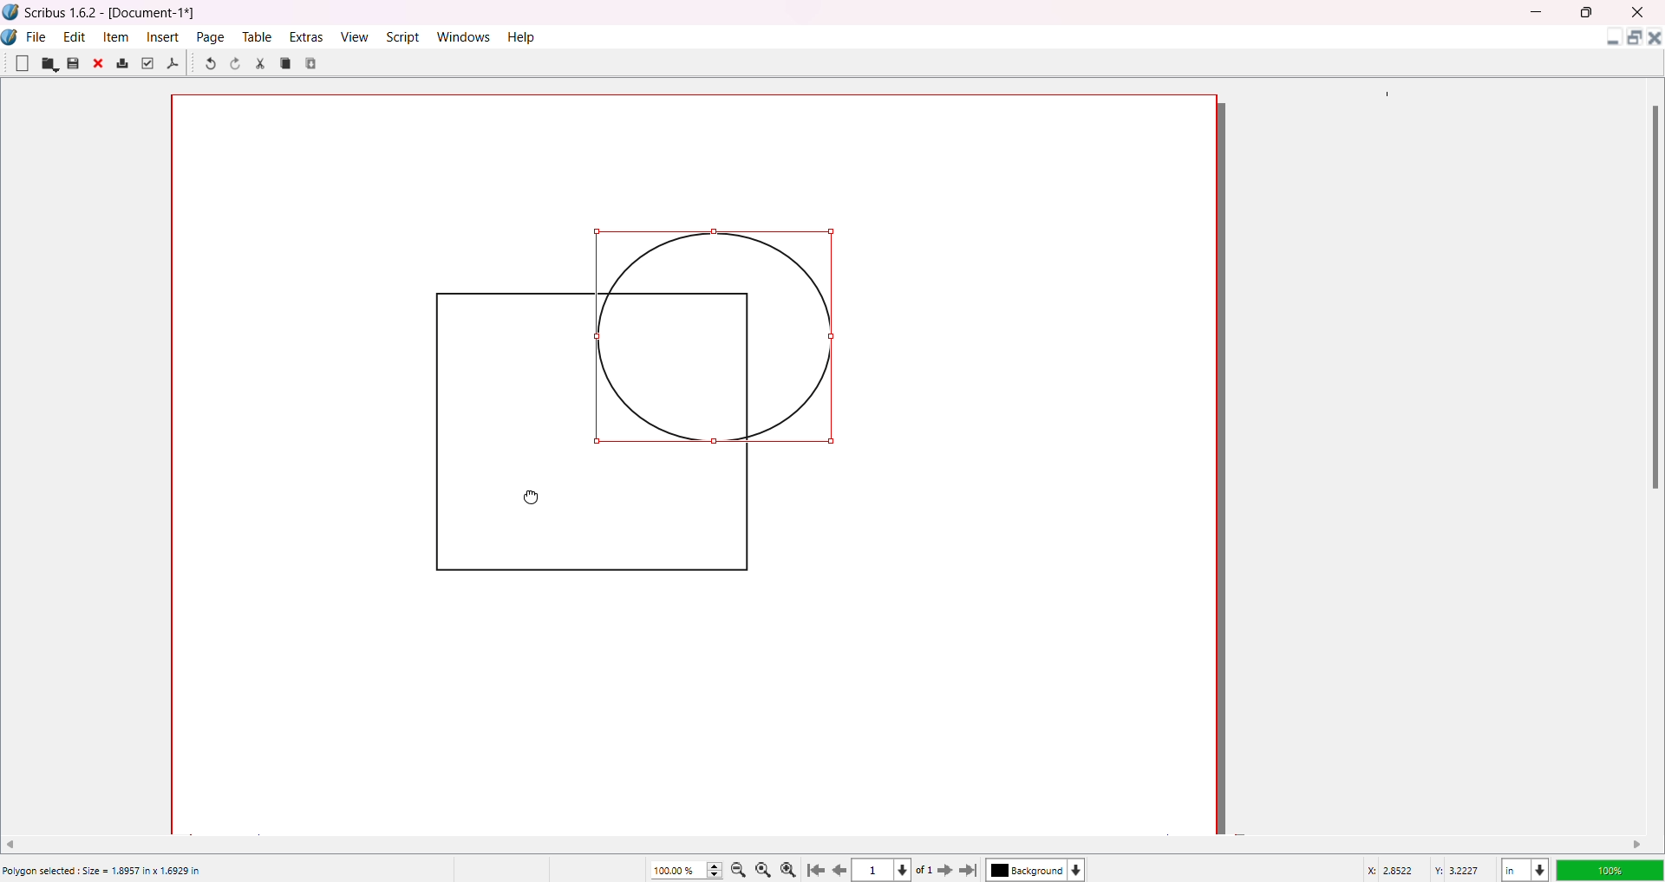  What do you see at coordinates (1655, 41) in the screenshot?
I see `Close Document` at bounding box center [1655, 41].